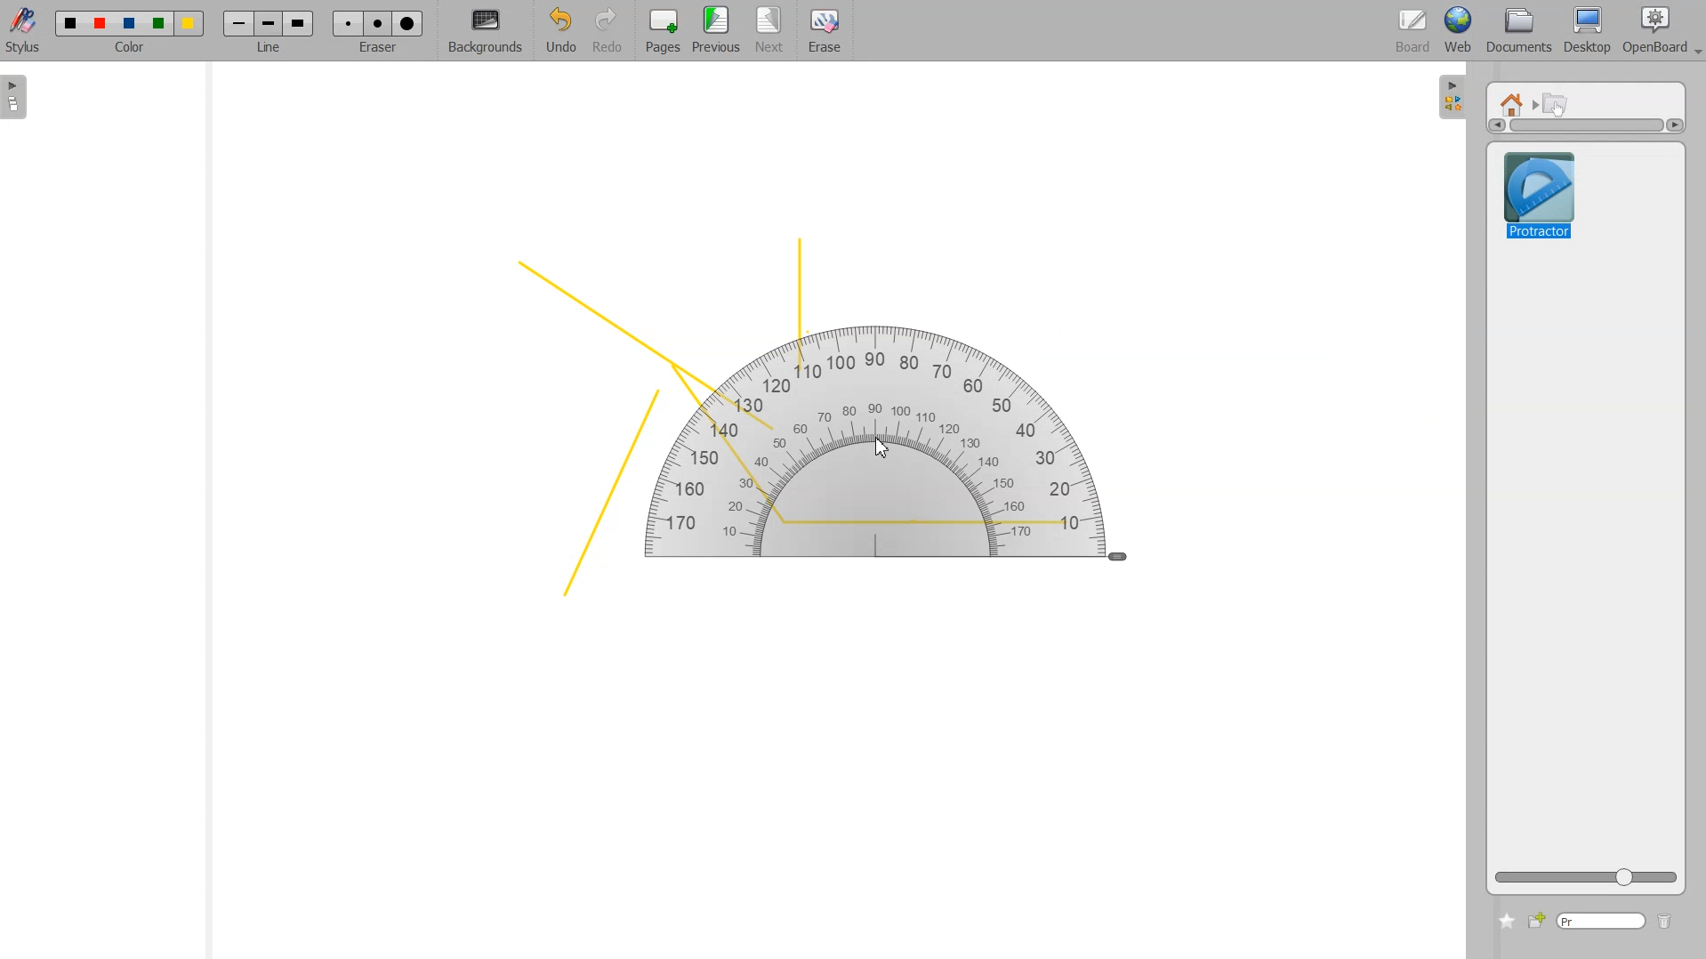 The width and height of the screenshot is (1706, 959). Describe the element at coordinates (1517, 32) in the screenshot. I see `Documents` at that location.